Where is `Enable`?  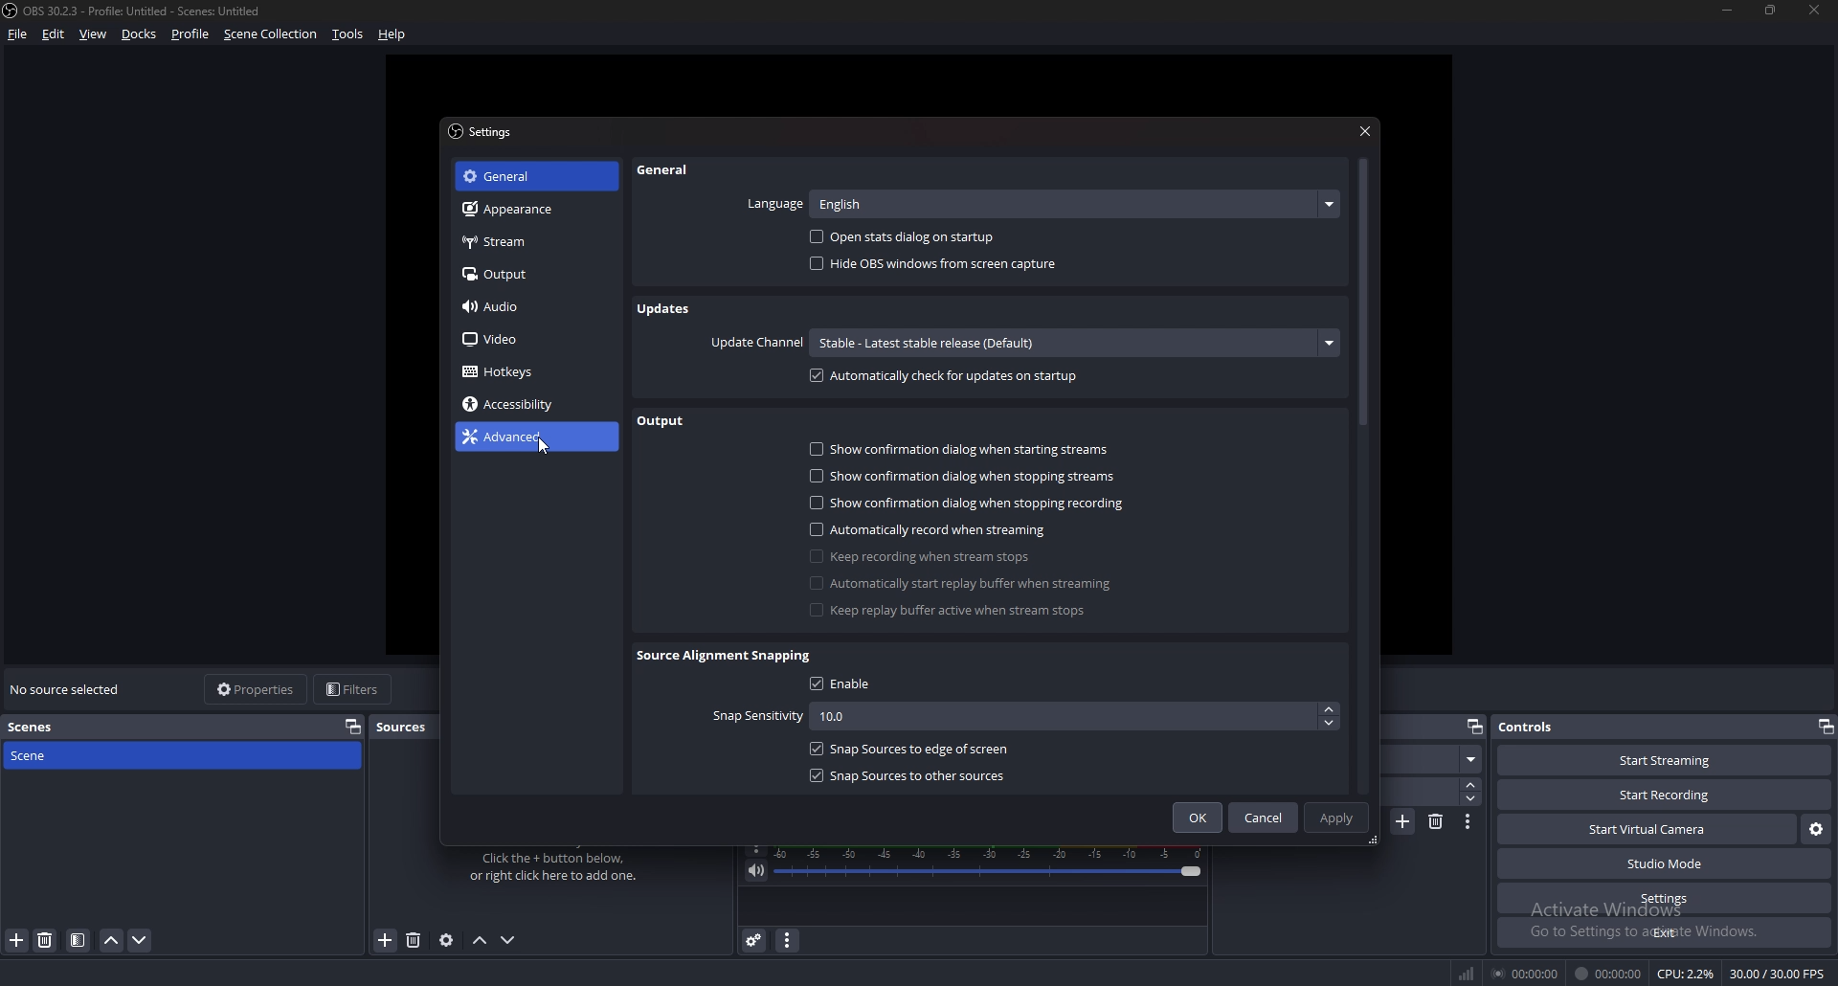 Enable is located at coordinates (847, 683).